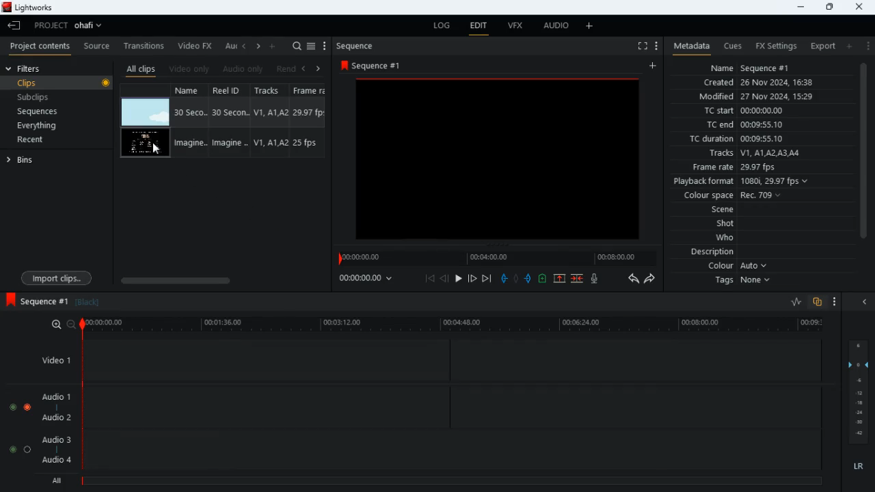 This screenshot has height=492, width=875. Describe the element at coordinates (727, 225) in the screenshot. I see `shot` at that location.